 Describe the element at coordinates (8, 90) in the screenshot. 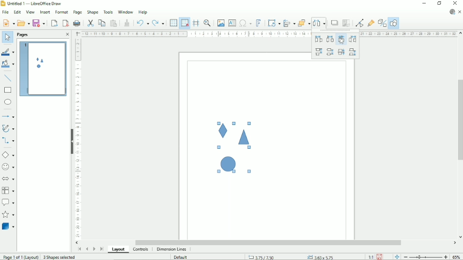

I see `Rectangle` at that location.